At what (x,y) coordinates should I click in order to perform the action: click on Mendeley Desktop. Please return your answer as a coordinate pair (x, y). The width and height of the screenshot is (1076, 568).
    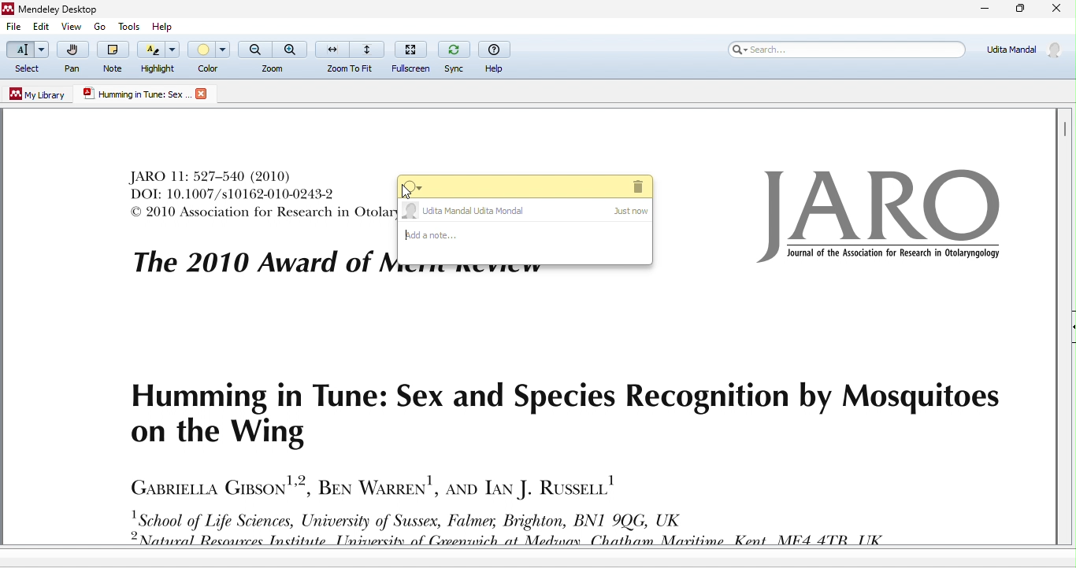
    Looking at the image, I should click on (71, 9).